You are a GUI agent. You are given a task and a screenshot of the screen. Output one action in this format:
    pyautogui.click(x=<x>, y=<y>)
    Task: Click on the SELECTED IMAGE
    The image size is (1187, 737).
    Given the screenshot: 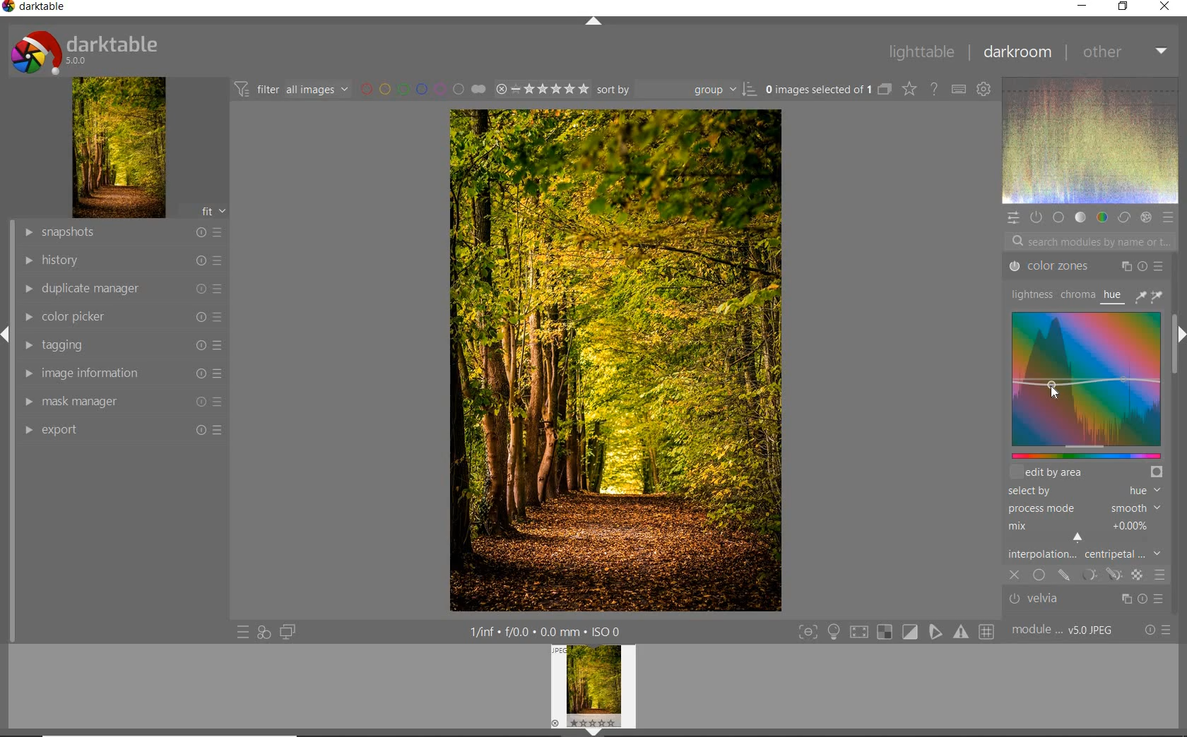 What is the action you would take?
    pyautogui.click(x=616, y=359)
    